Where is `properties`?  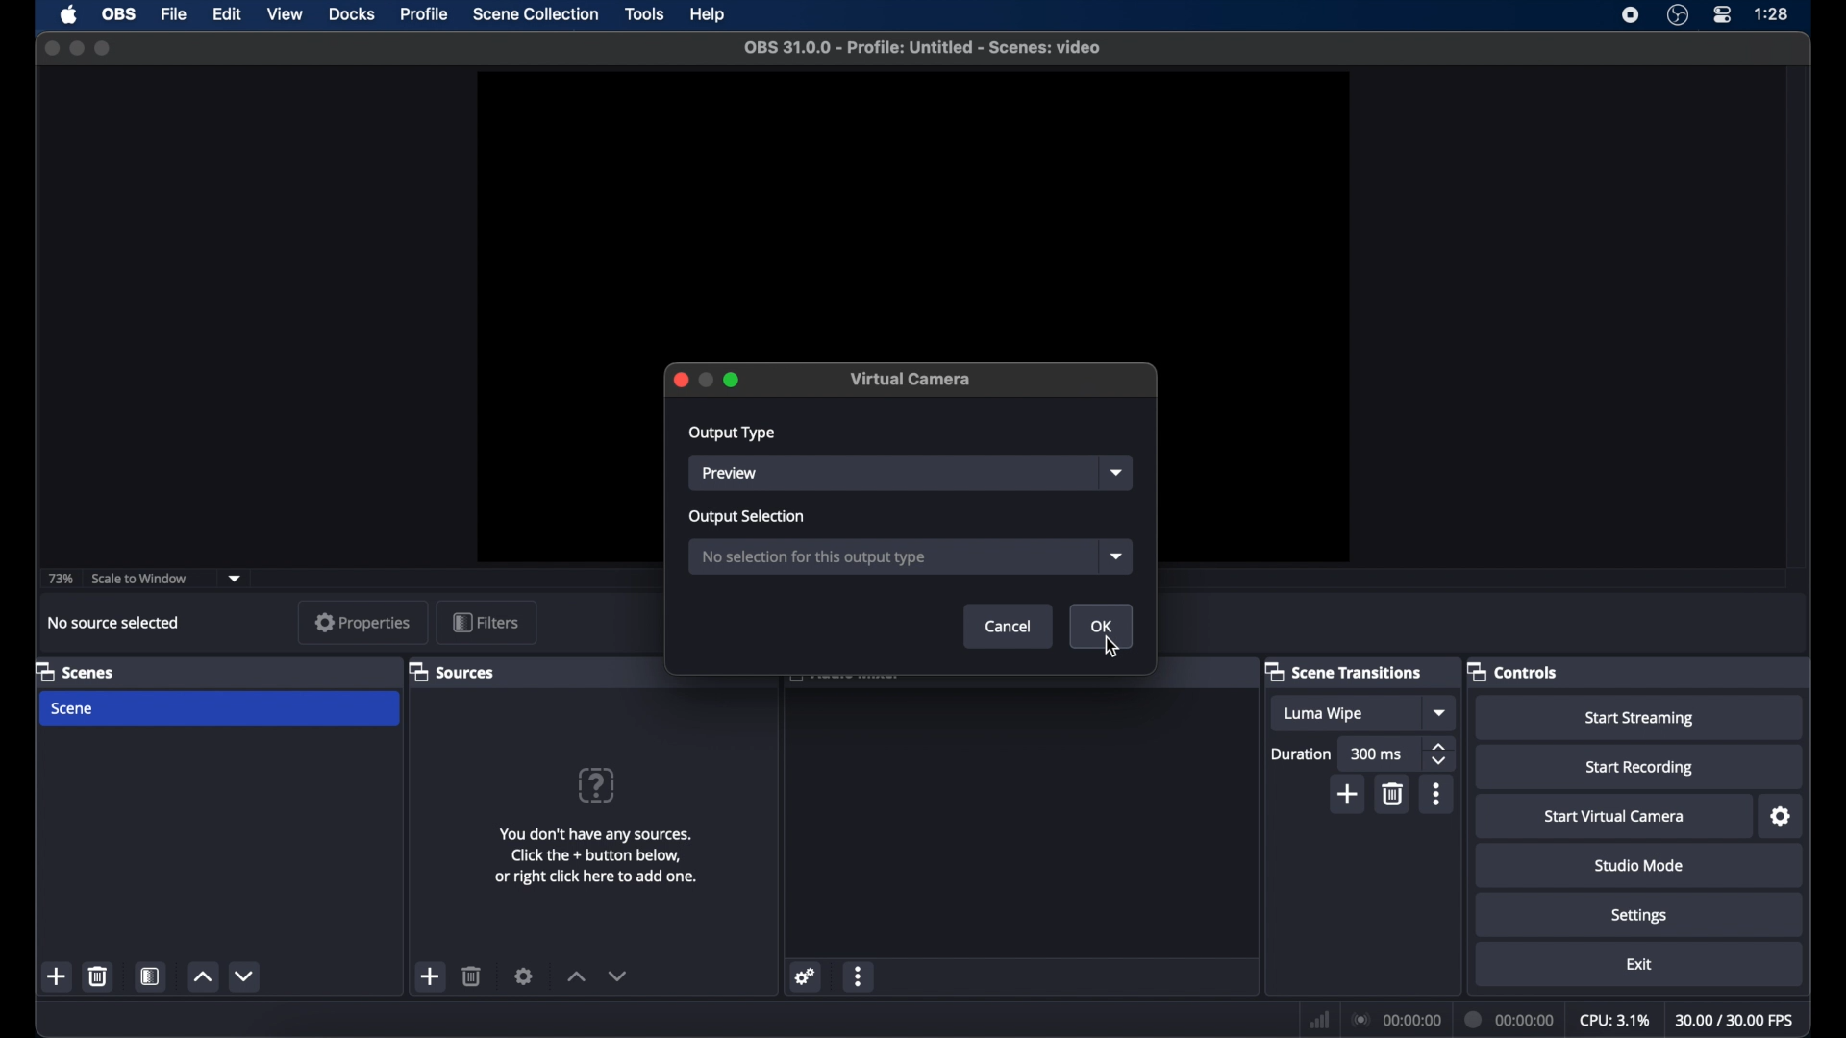 properties is located at coordinates (362, 622).